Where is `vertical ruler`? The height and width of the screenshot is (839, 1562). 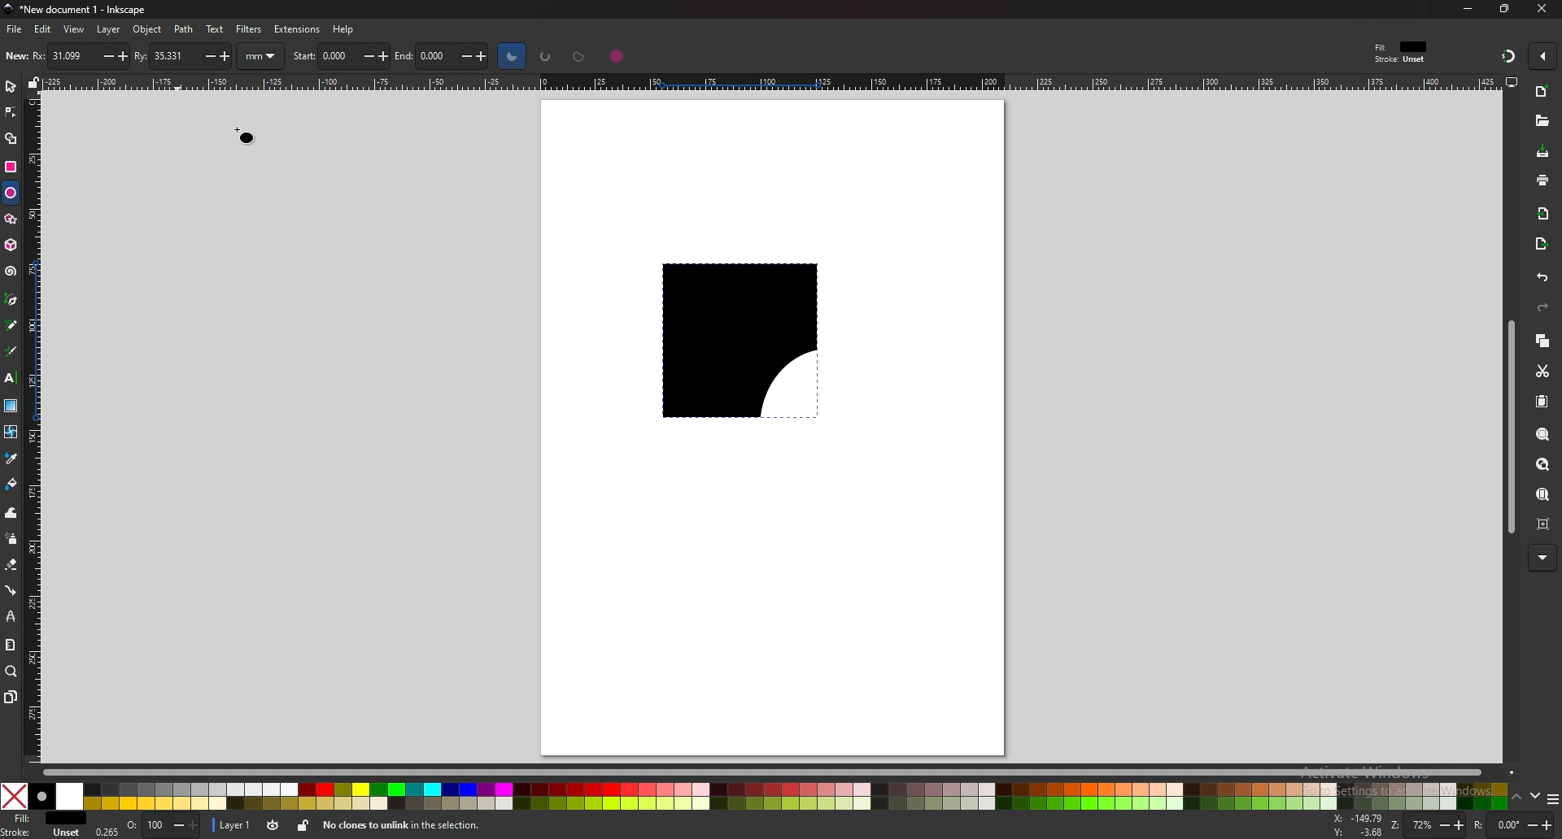
vertical ruler is located at coordinates (36, 427).